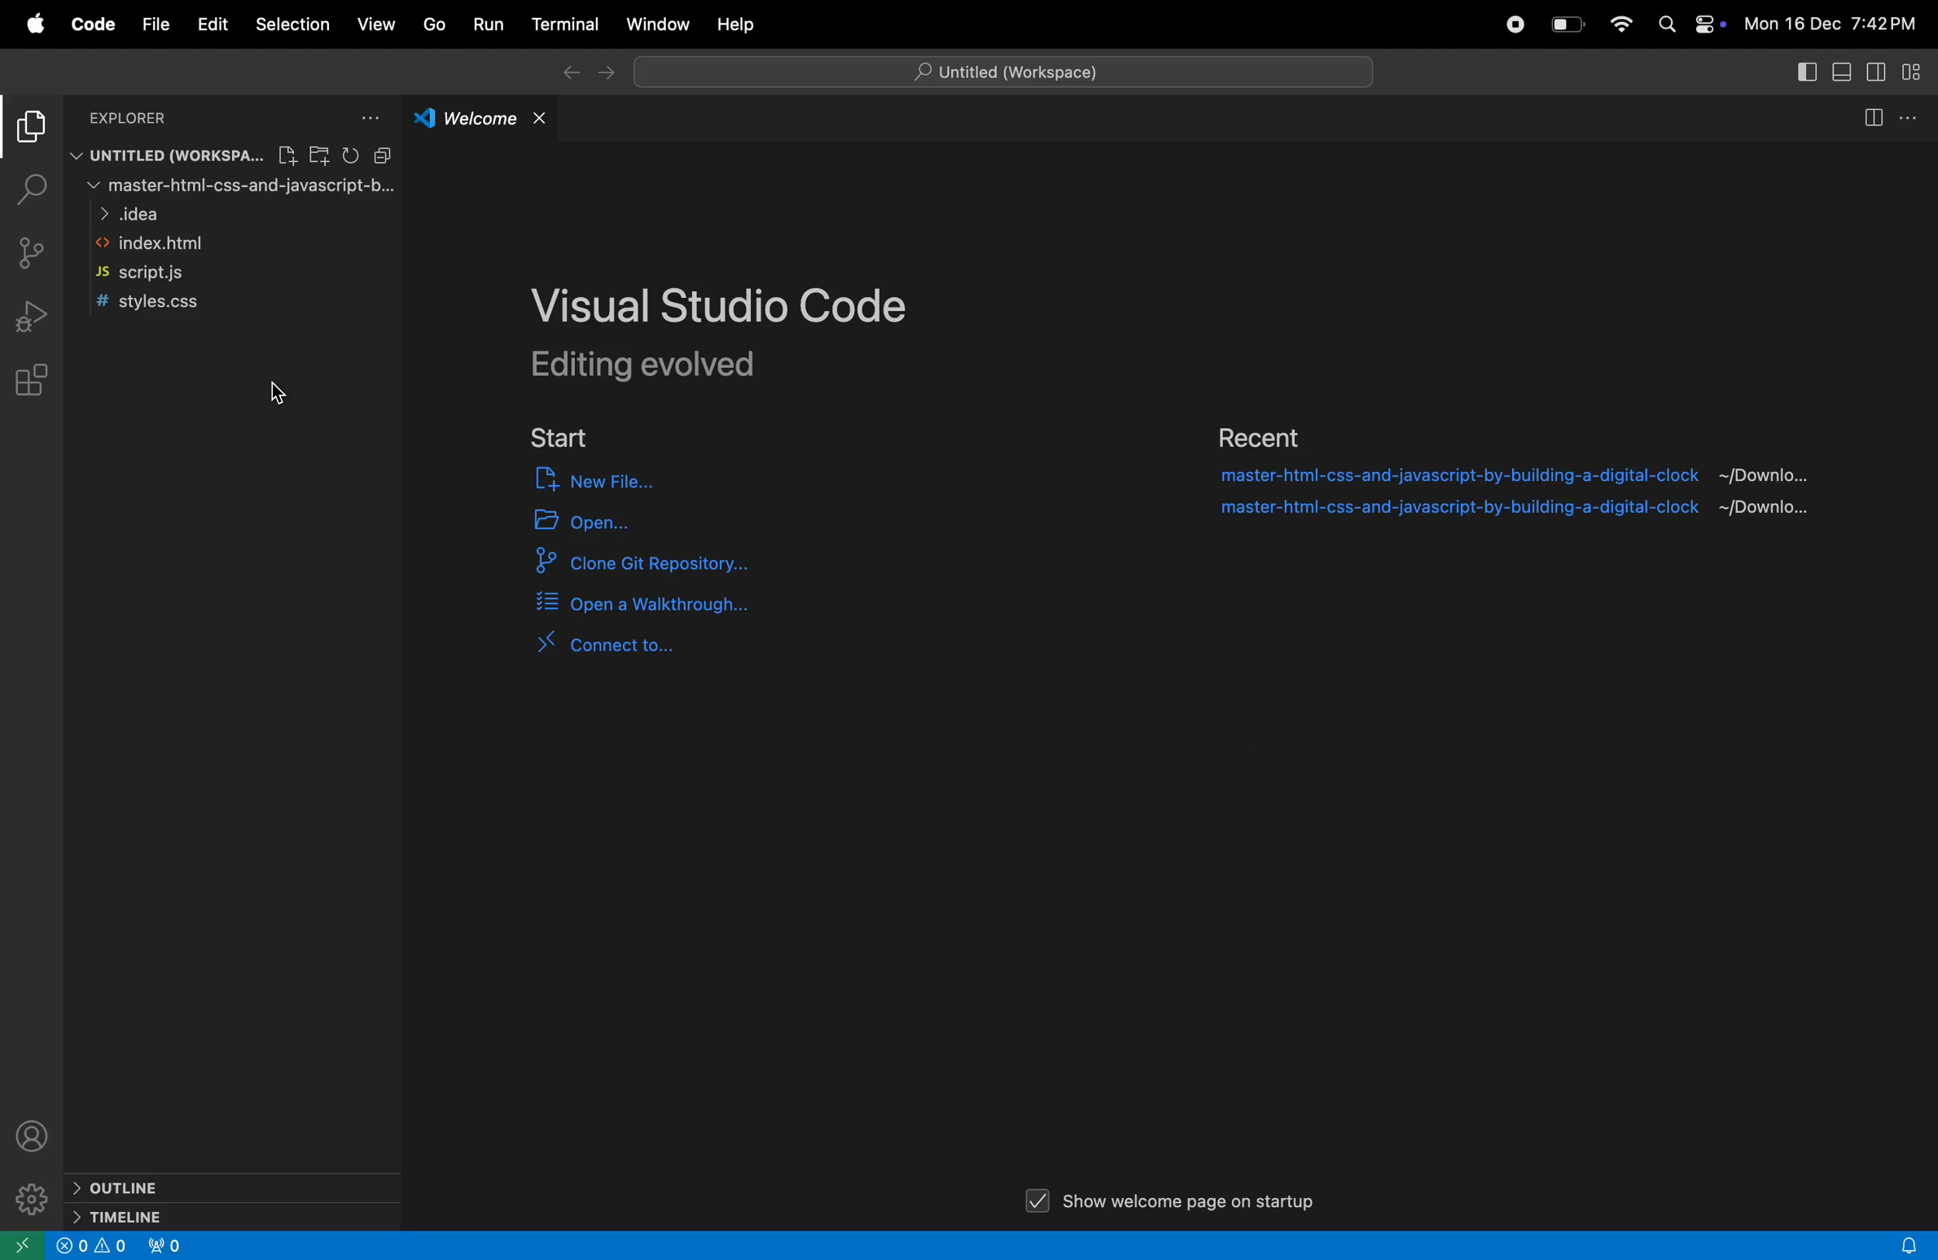 Image resolution: width=1938 pixels, height=1260 pixels. What do you see at coordinates (1780, 511) in the screenshot?
I see `~/Downlo...` at bounding box center [1780, 511].